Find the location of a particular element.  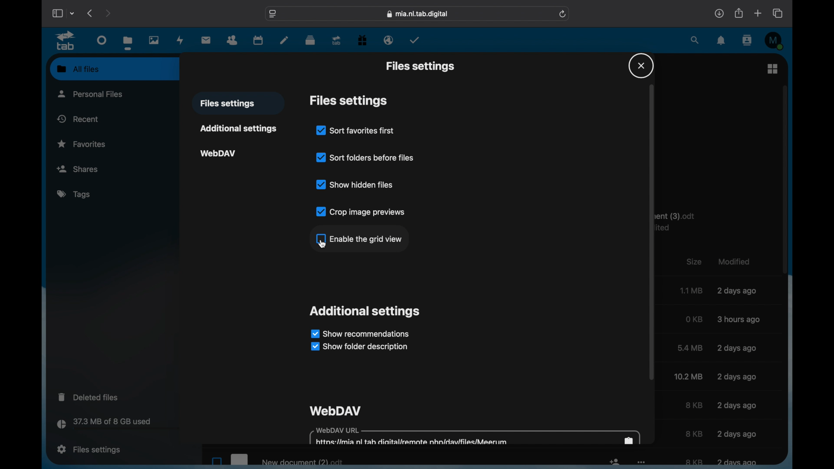

show tab overview is located at coordinates (778, 13).